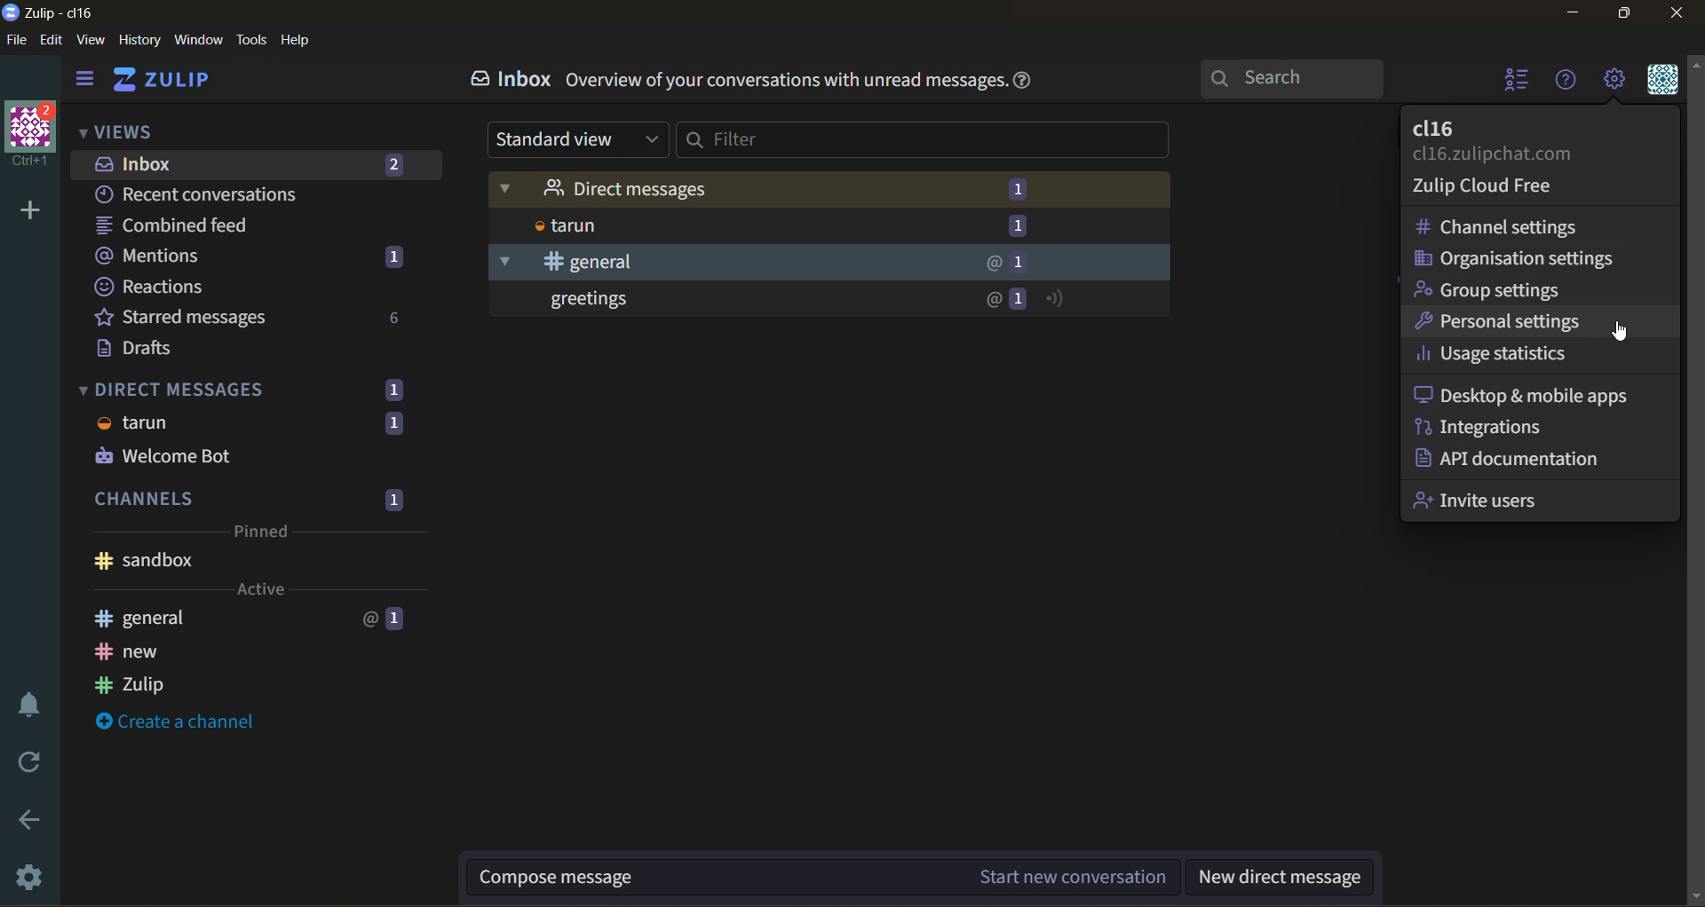 The height and width of the screenshot is (907, 1705). Describe the element at coordinates (161, 348) in the screenshot. I see `drafts` at that location.